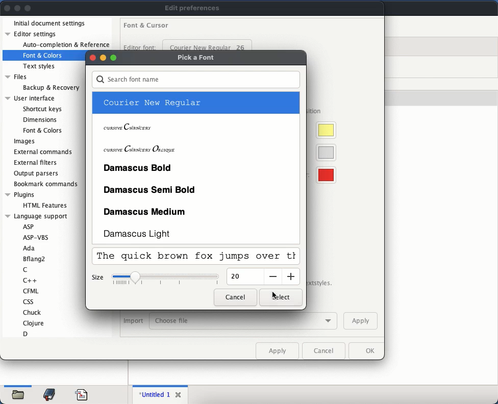  What do you see at coordinates (146, 27) in the screenshot?
I see `font and cursor` at bounding box center [146, 27].